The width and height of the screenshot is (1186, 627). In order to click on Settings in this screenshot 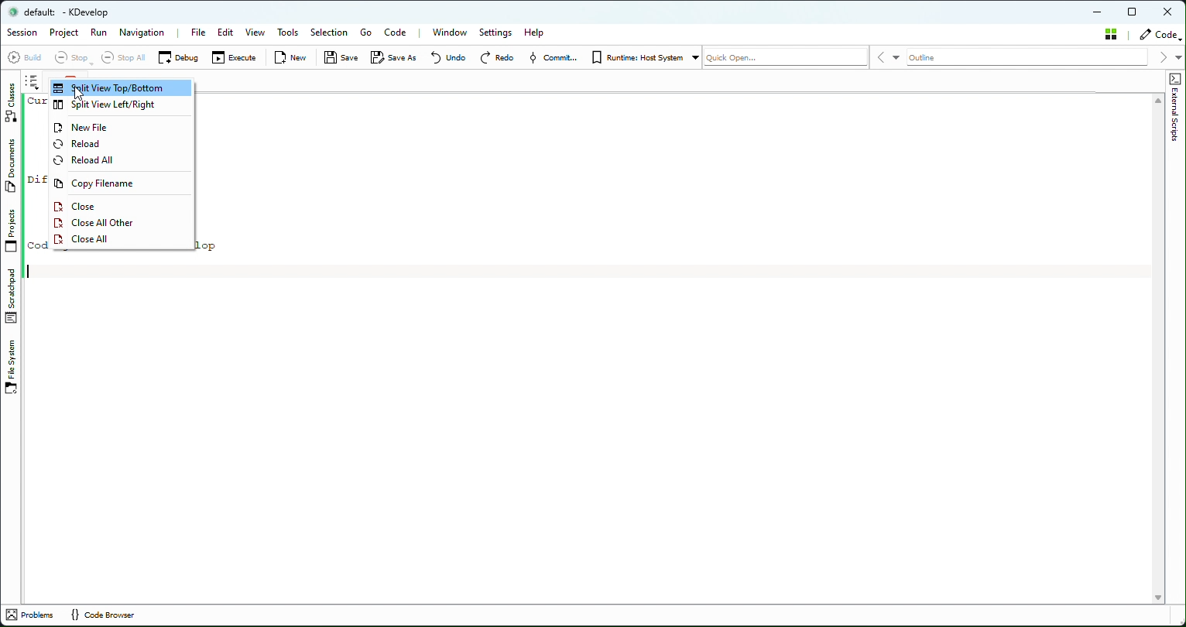, I will do `click(495, 33)`.